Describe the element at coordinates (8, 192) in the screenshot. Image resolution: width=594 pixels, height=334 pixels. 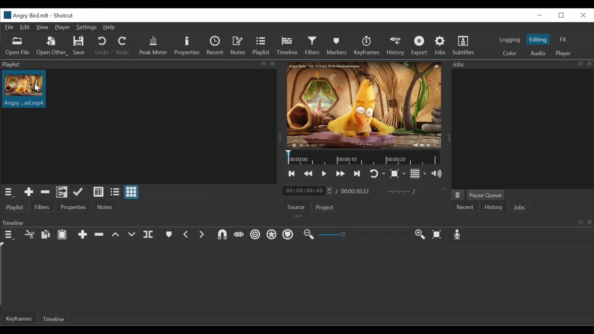
I see `Playlist menu` at that location.